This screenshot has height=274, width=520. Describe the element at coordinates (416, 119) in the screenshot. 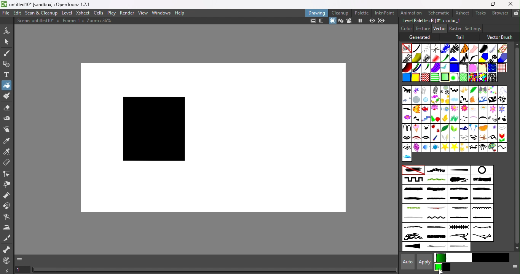

I see `feet` at that location.